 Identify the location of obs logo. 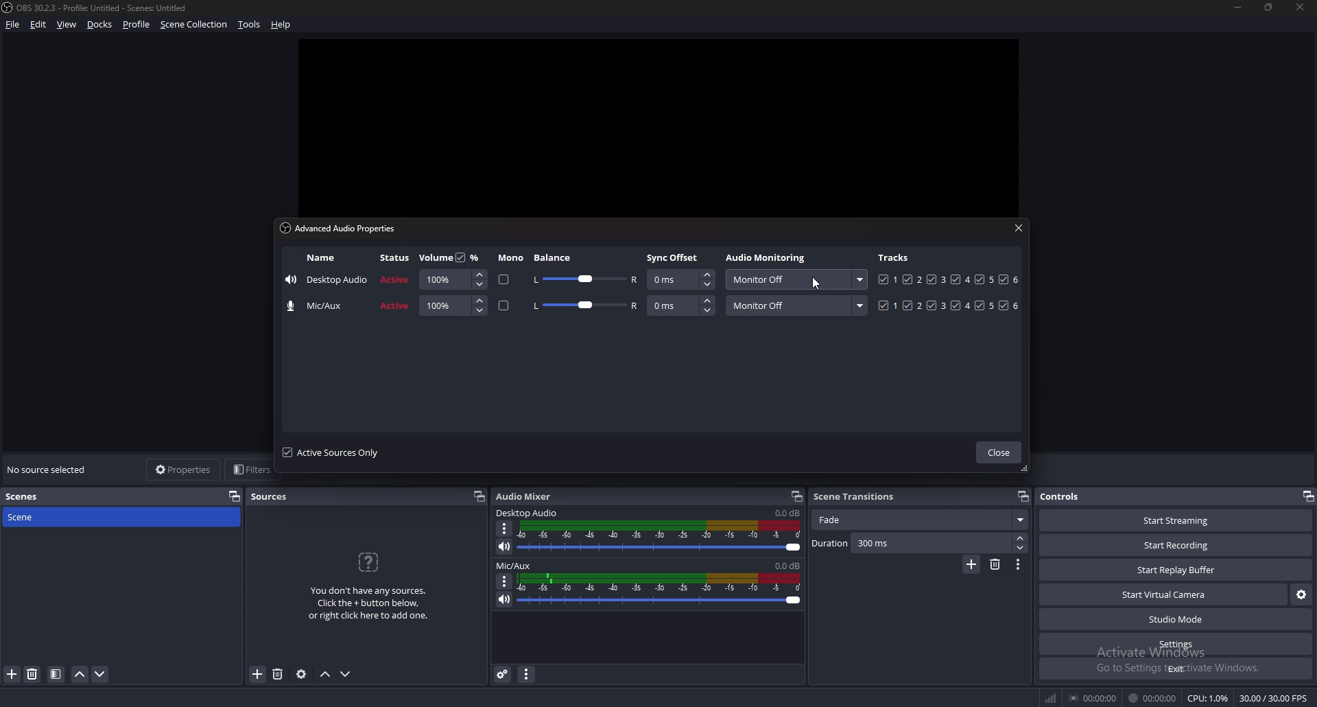
(9, 8).